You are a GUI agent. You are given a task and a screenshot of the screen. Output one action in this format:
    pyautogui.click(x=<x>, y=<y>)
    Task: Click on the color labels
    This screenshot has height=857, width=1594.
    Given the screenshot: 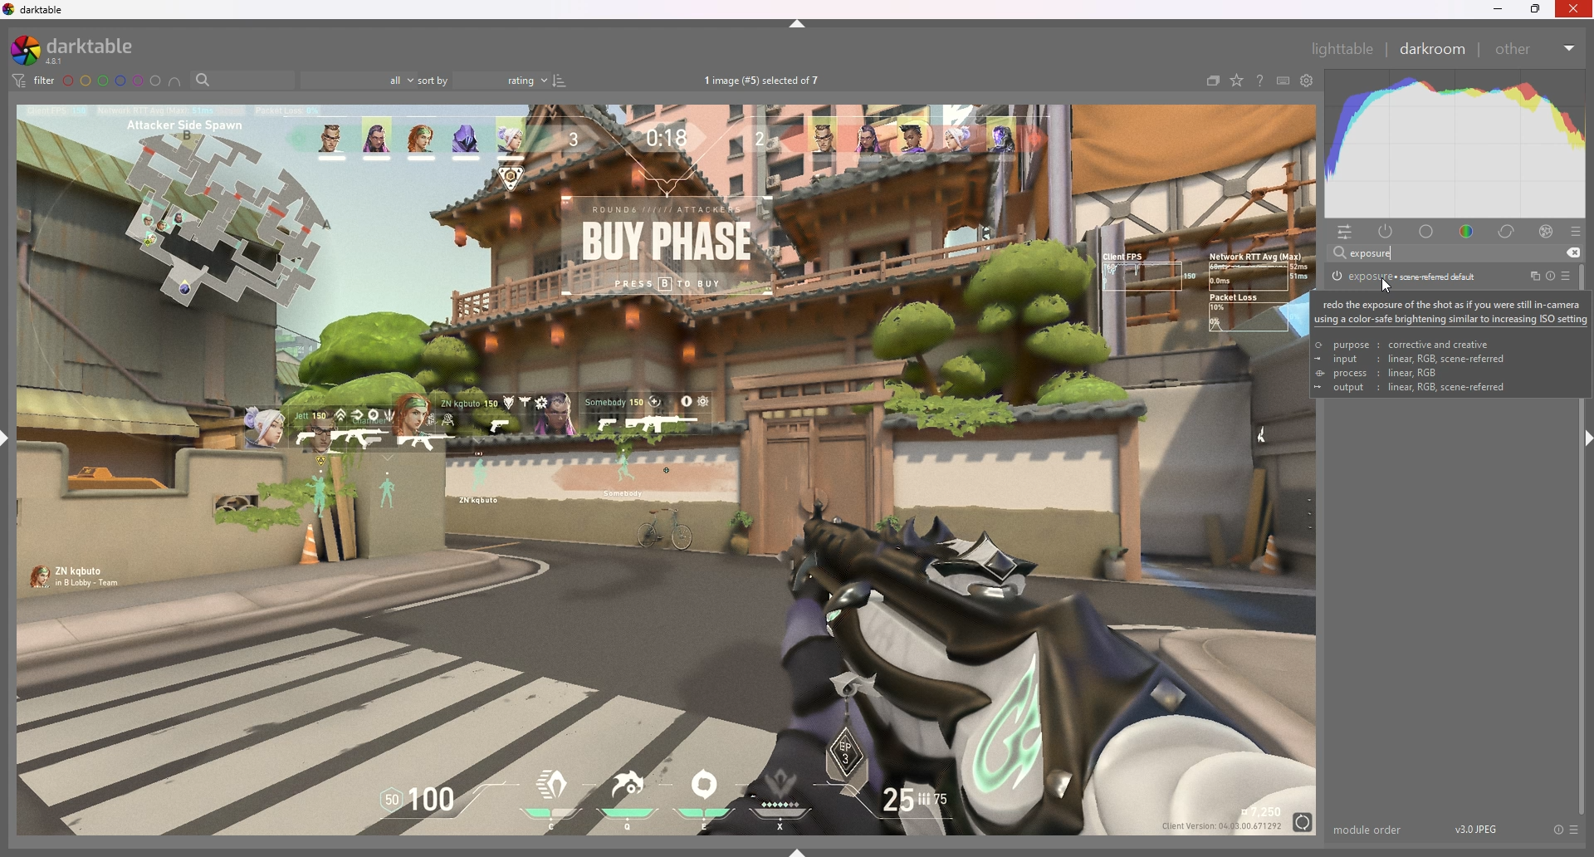 What is the action you would take?
    pyautogui.click(x=112, y=81)
    